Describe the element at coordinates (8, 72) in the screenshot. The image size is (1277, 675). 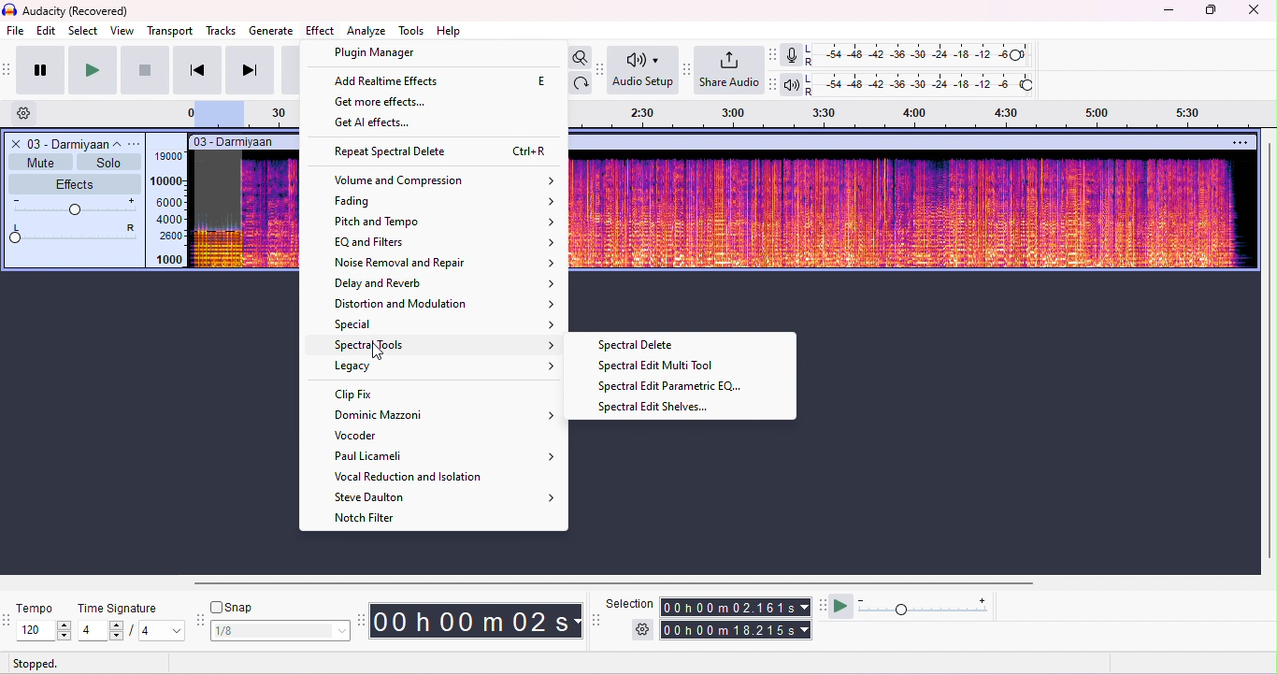
I see `transport toolbar` at that location.